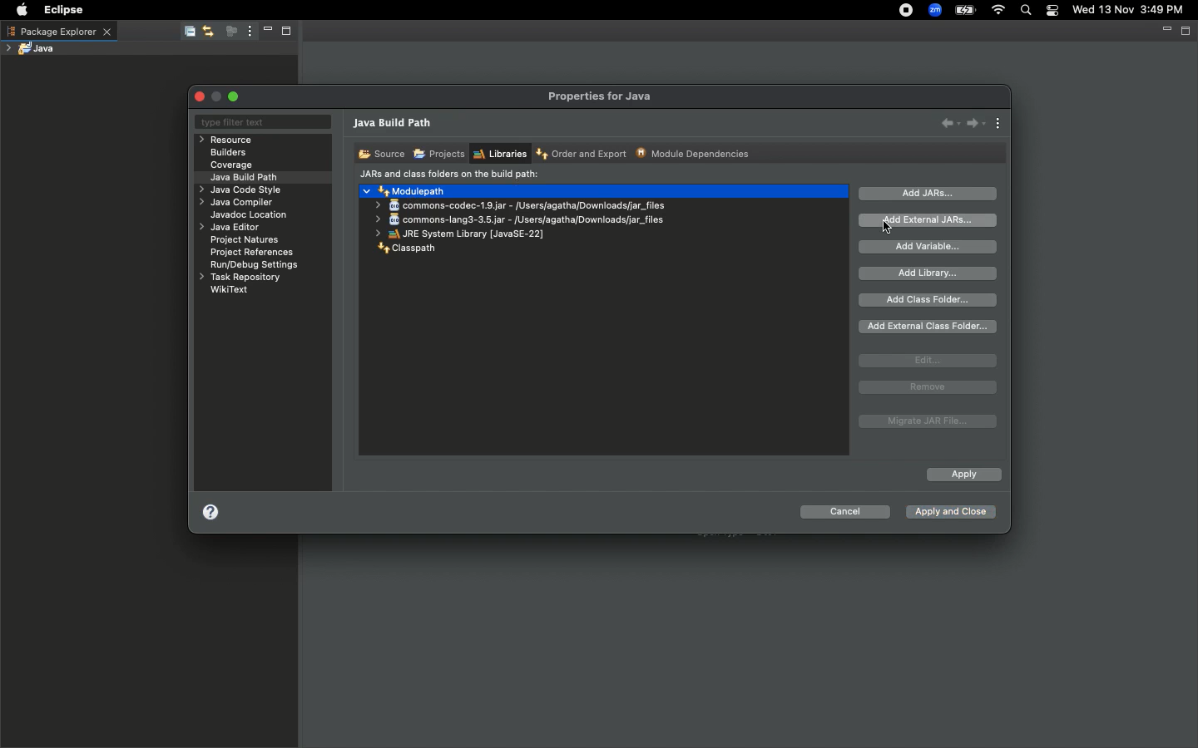 This screenshot has height=748, width=1198. What do you see at coordinates (229, 153) in the screenshot?
I see `Builders` at bounding box center [229, 153].